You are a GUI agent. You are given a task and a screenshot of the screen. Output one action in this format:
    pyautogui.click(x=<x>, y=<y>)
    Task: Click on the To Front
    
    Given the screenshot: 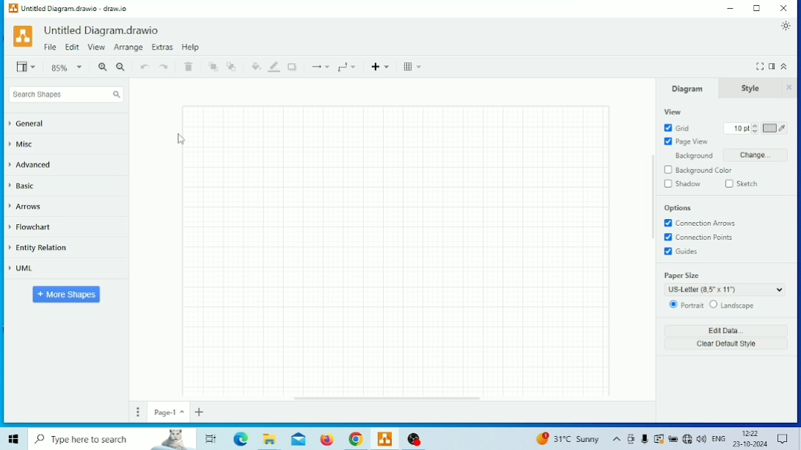 What is the action you would take?
    pyautogui.click(x=213, y=67)
    